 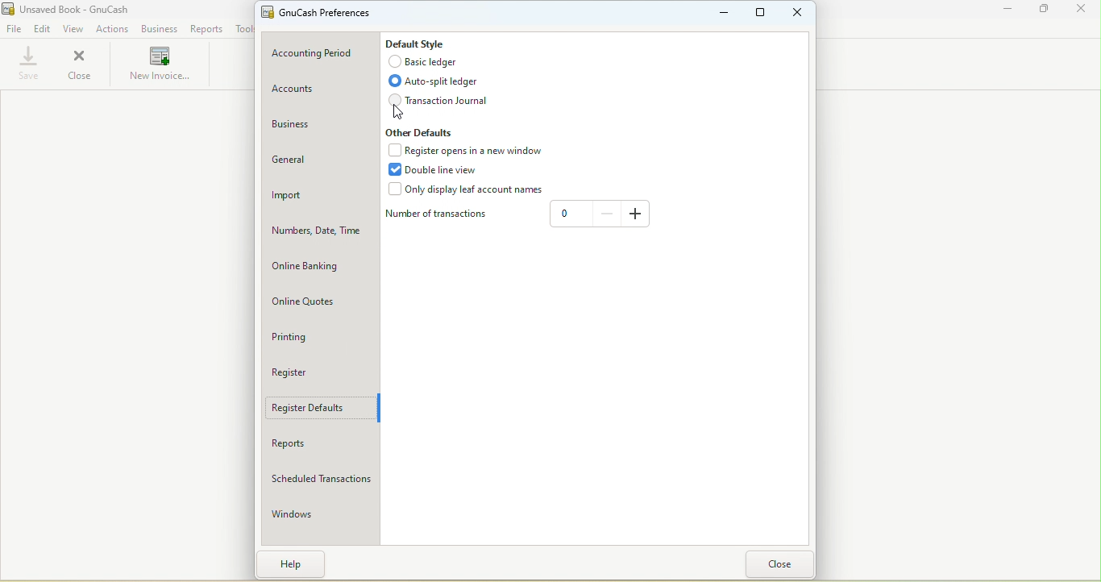 What do you see at coordinates (322, 376) in the screenshot?
I see `Register` at bounding box center [322, 376].